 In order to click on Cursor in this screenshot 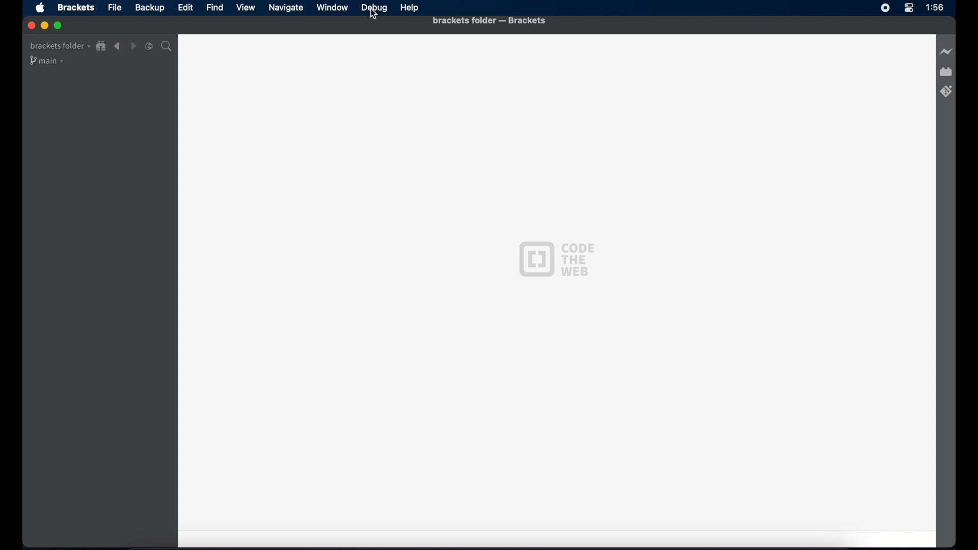, I will do `click(374, 15)`.